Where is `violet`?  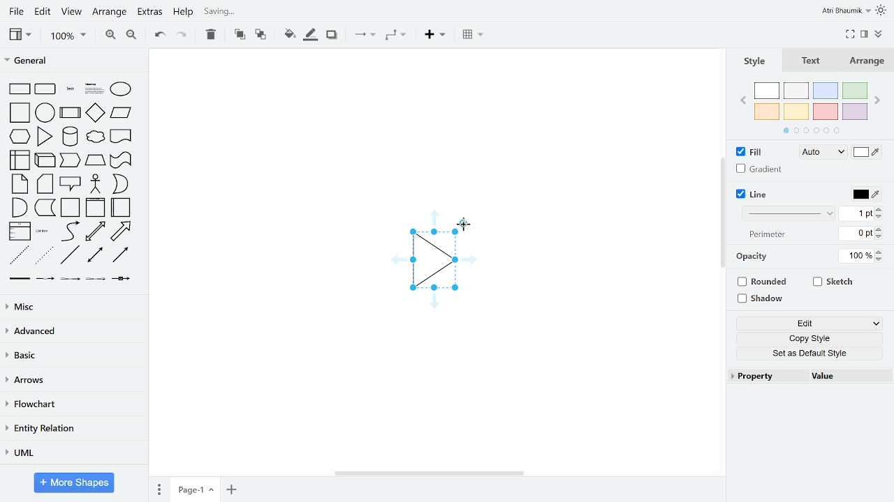 violet is located at coordinates (856, 112).